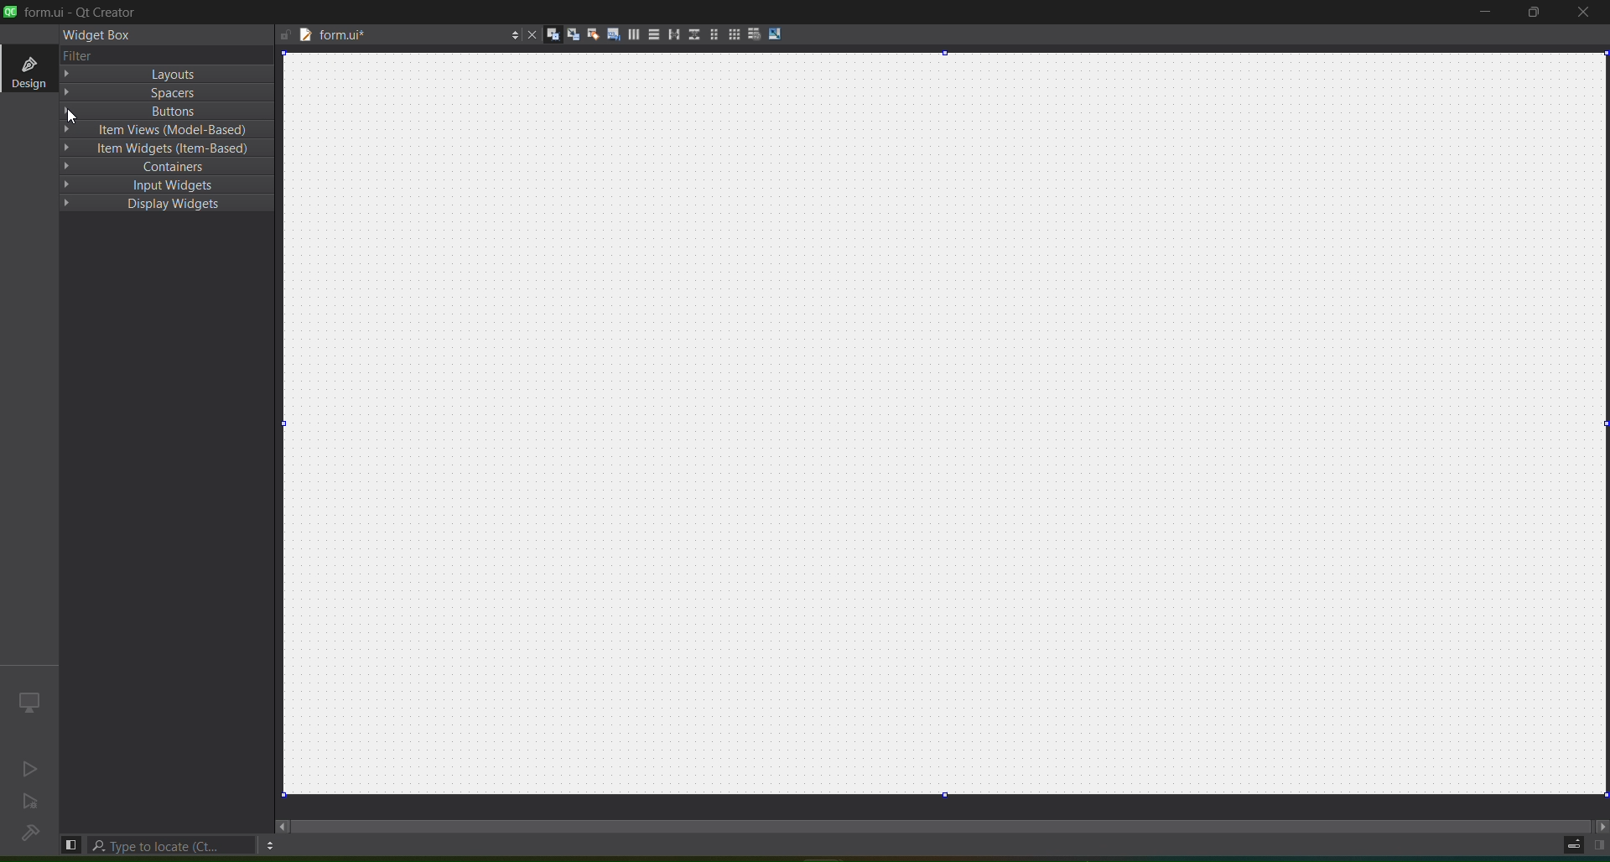  I want to click on layout horizontal splitter, so click(671, 34).